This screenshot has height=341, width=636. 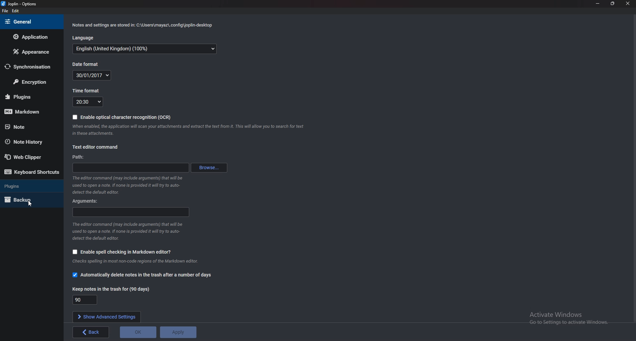 What do you see at coordinates (91, 75) in the screenshot?
I see `Date format` at bounding box center [91, 75].